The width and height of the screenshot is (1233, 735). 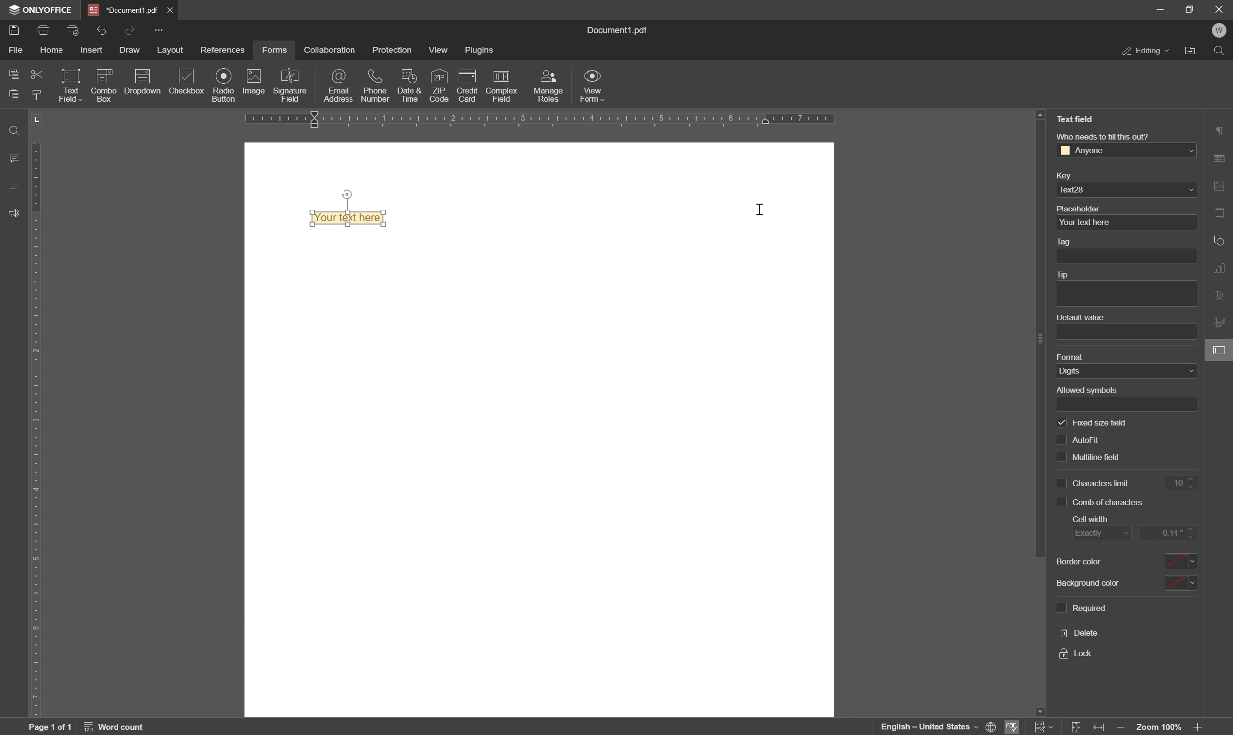 What do you see at coordinates (1080, 563) in the screenshot?
I see `border color` at bounding box center [1080, 563].